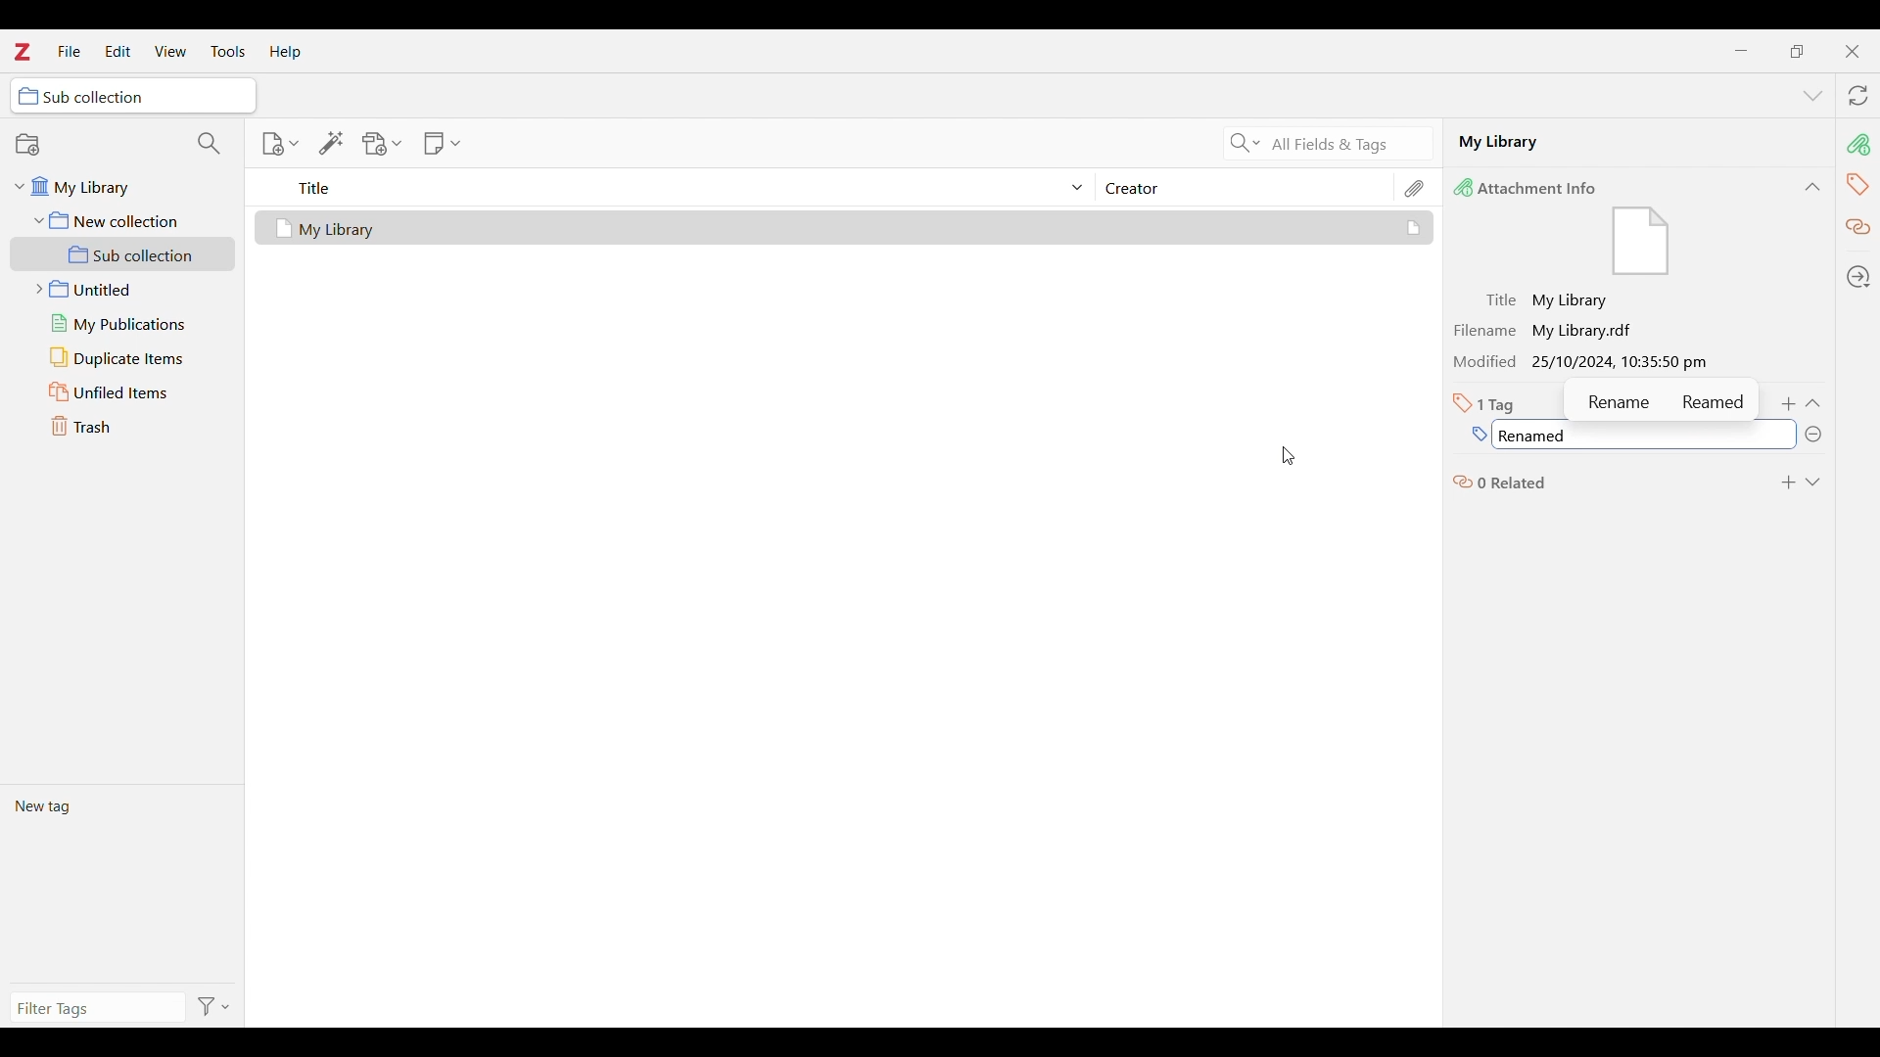  What do you see at coordinates (443, 144) in the screenshot?
I see `New note options` at bounding box center [443, 144].